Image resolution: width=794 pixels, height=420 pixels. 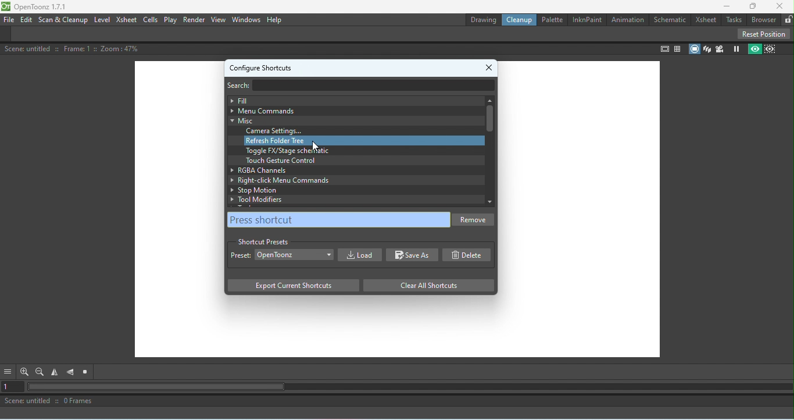 What do you see at coordinates (352, 100) in the screenshot?
I see `Fill` at bounding box center [352, 100].